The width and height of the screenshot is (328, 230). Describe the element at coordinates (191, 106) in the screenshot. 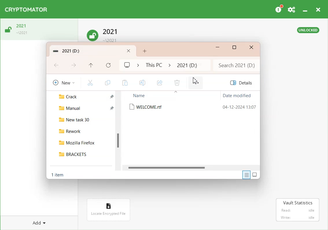

I see `WELCOME.rtf` at that location.